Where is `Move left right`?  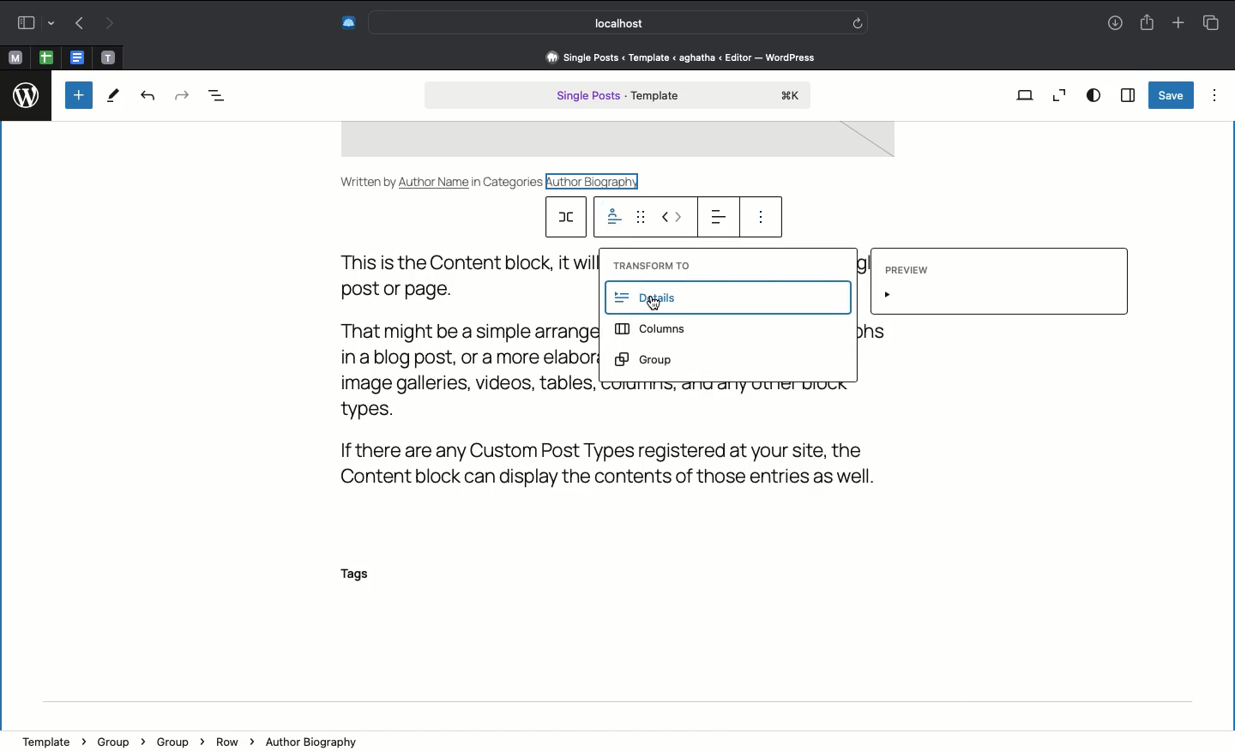 Move left right is located at coordinates (673, 217).